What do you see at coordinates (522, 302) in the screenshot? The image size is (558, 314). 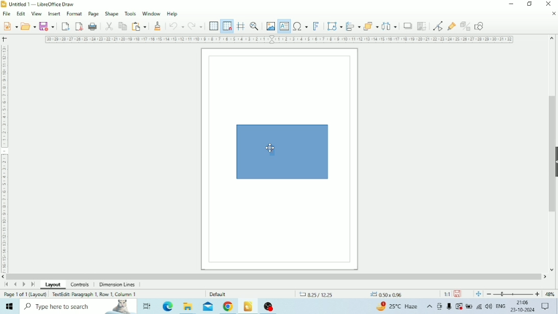 I see `Time` at bounding box center [522, 302].